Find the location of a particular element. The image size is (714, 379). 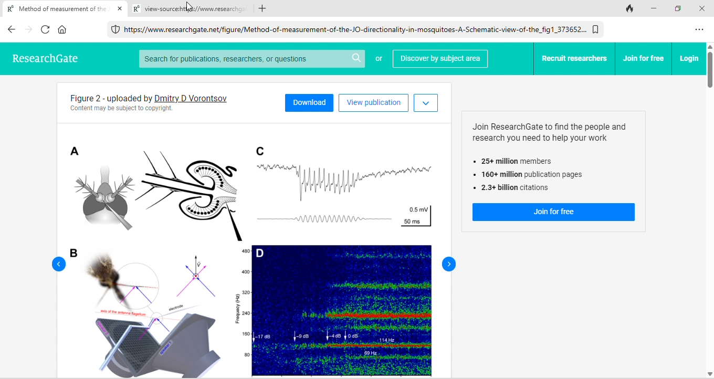

cursor is located at coordinates (190, 6).